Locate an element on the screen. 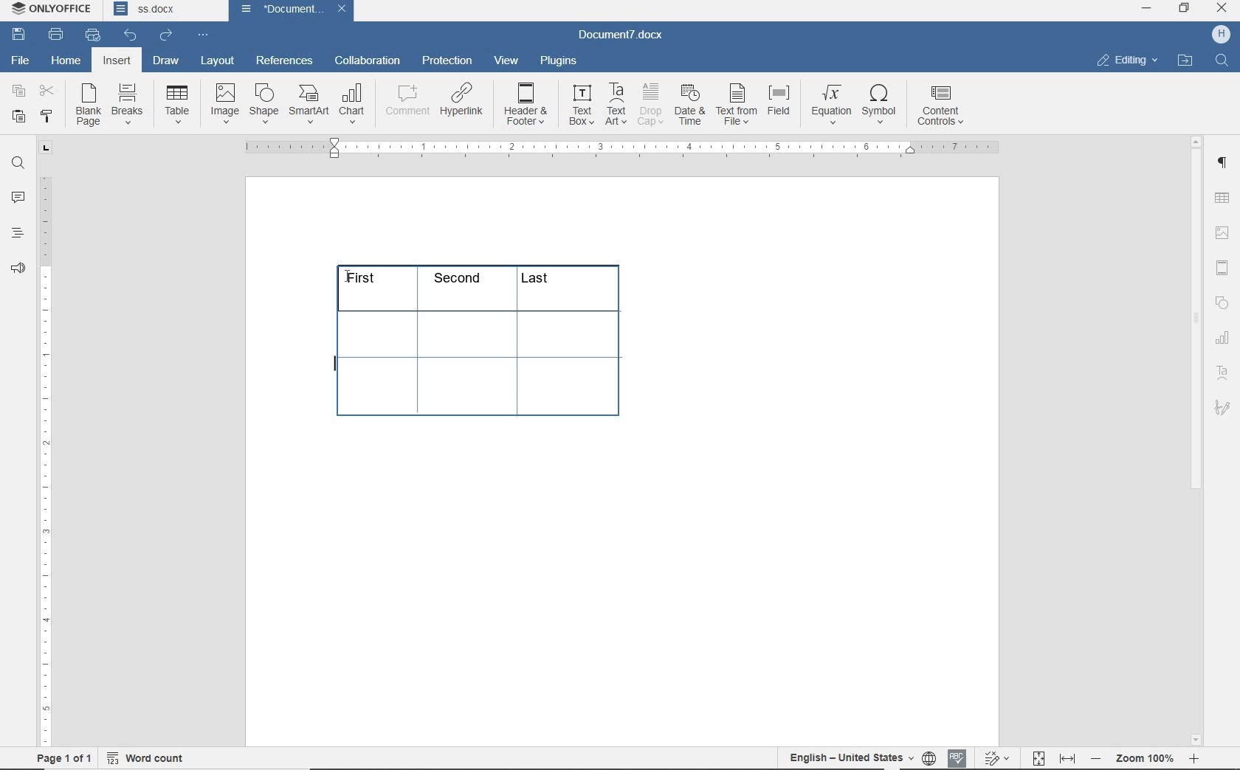  SHAPE is located at coordinates (1222, 302).